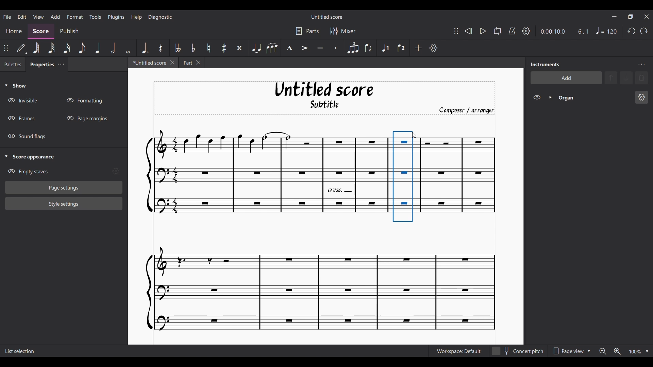 The image size is (653, 367). I want to click on Half note, so click(113, 48).